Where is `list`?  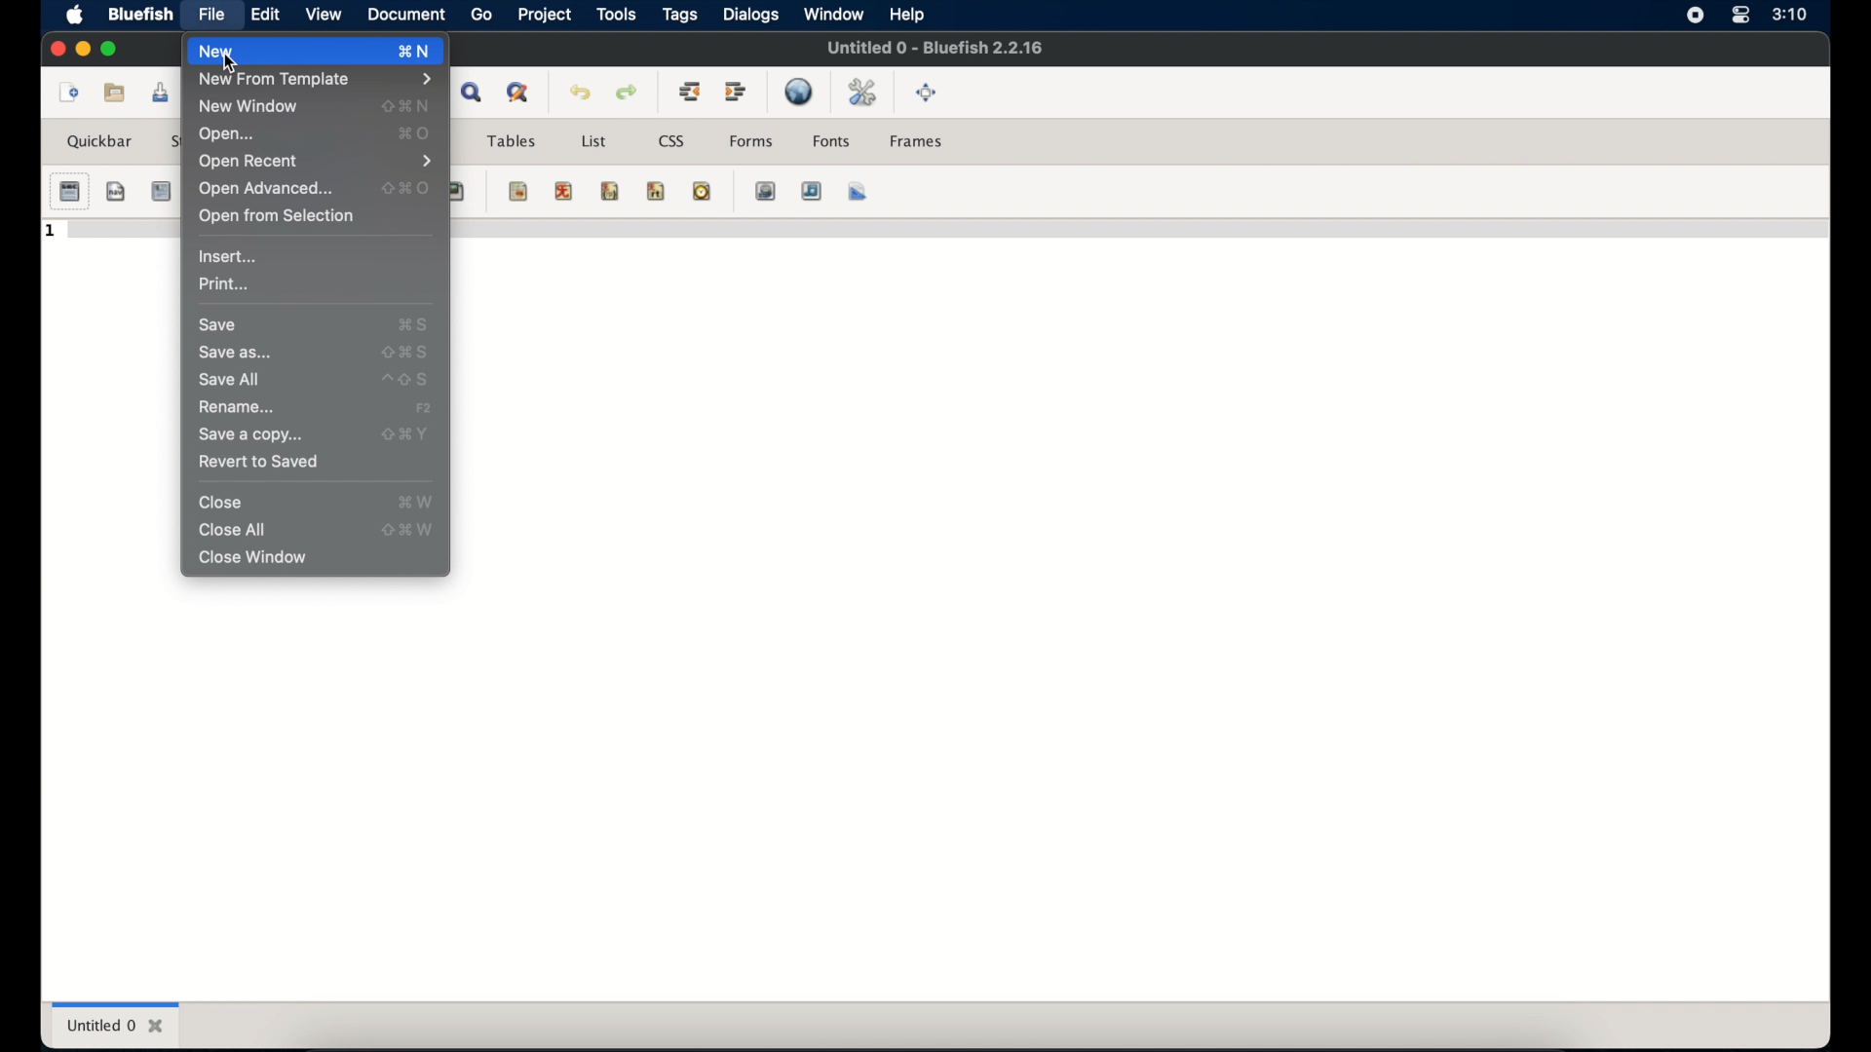 list is located at coordinates (593, 141).